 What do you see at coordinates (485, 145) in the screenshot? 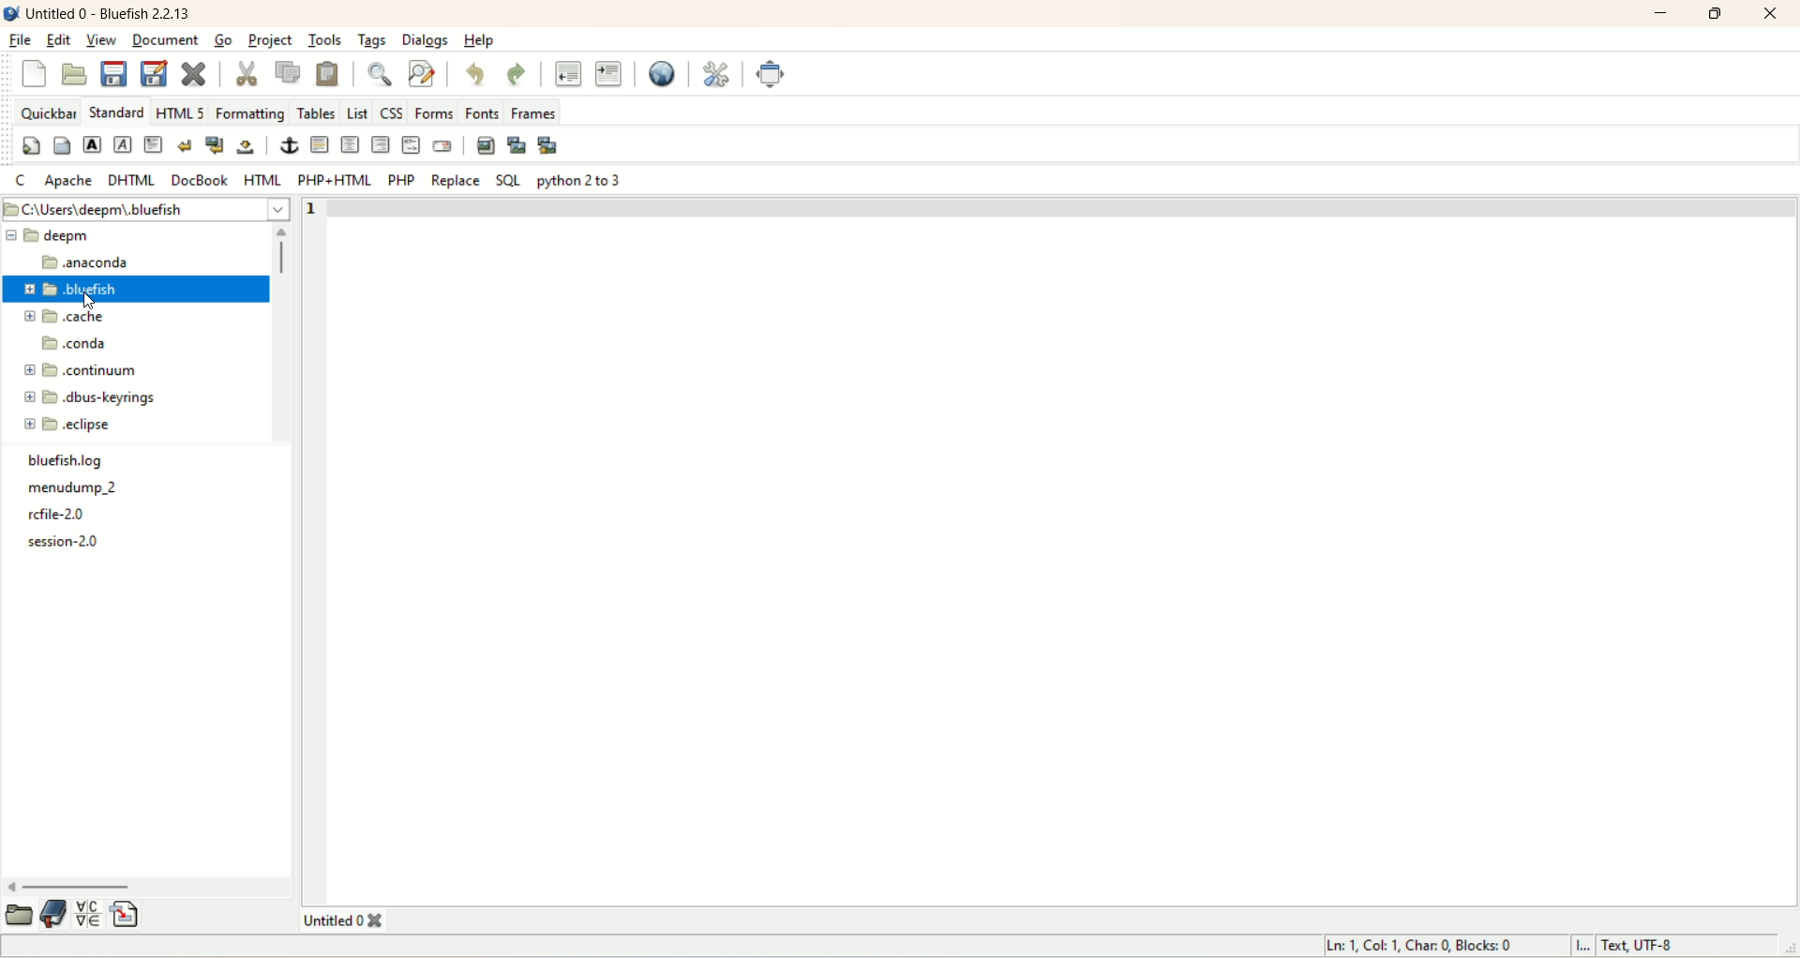
I see `insert image` at bounding box center [485, 145].